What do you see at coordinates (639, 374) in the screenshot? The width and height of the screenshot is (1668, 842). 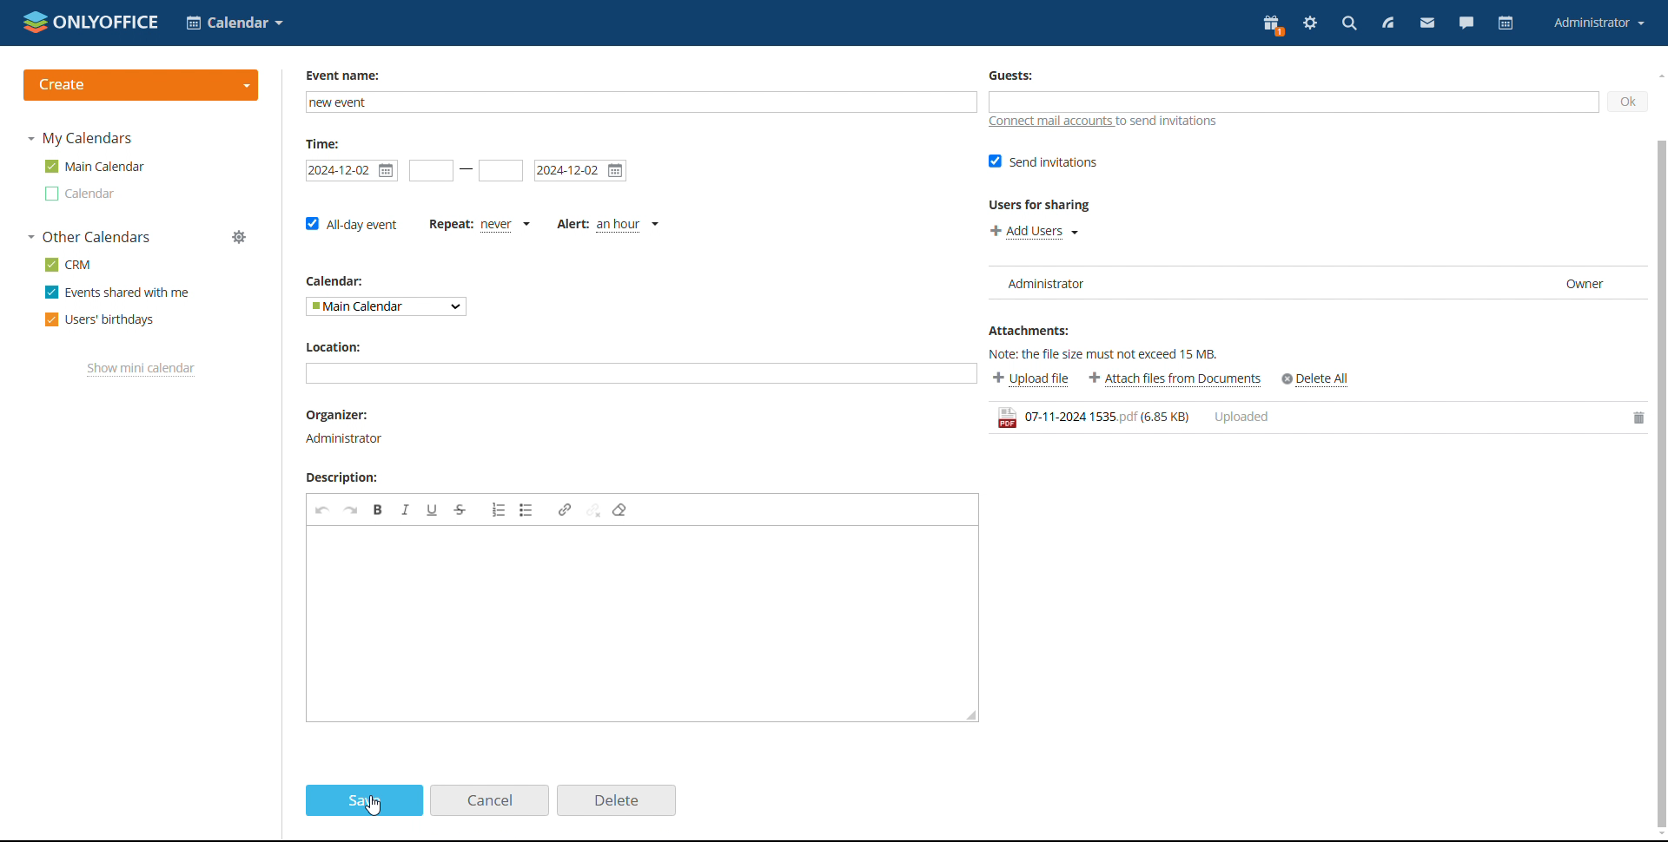 I see `add location` at bounding box center [639, 374].